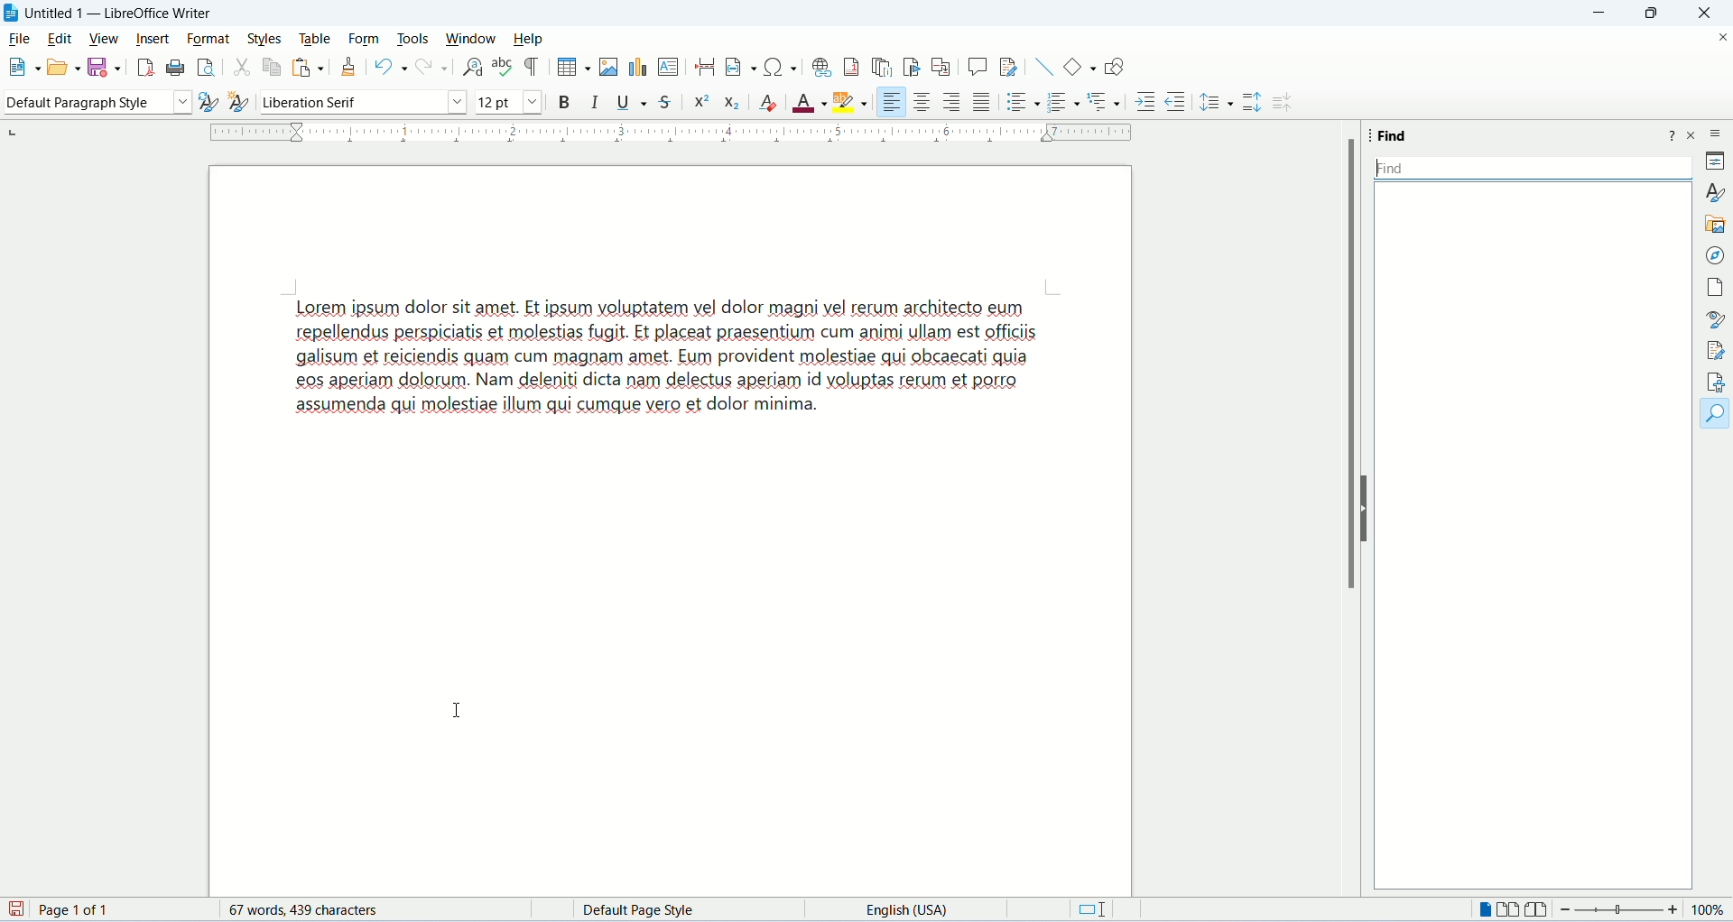  What do you see at coordinates (698, 373) in the screenshot?
I see `demo text - Lorem ipsum` at bounding box center [698, 373].